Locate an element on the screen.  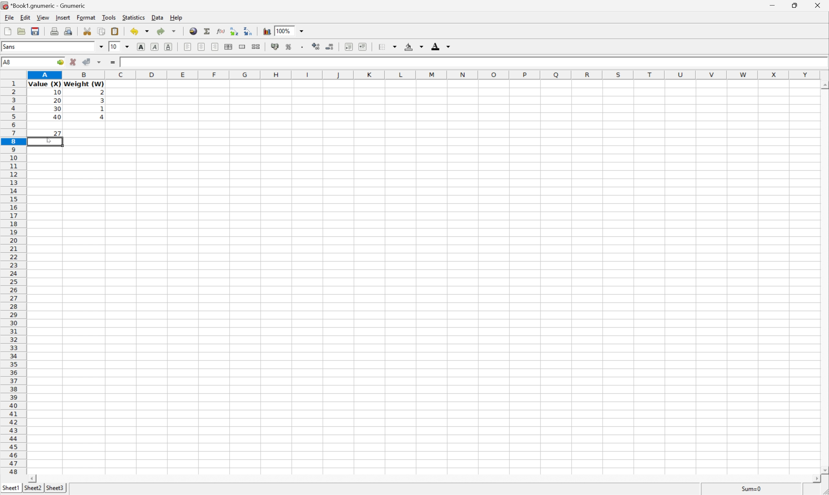
Sheet2 is located at coordinates (33, 488).